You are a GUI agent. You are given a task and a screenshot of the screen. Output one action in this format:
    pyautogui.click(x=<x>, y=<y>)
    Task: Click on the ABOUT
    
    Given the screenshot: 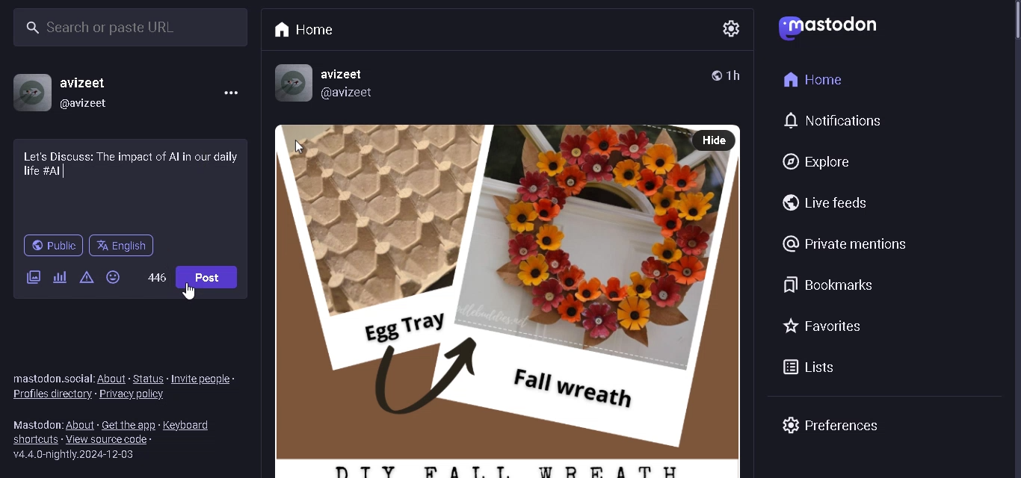 What is the action you would take?
    pyautogui.click(x=111, y=378)
    